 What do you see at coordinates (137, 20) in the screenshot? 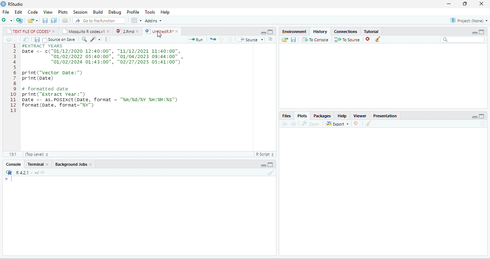
I see `options` at bounding box center [137, 20].